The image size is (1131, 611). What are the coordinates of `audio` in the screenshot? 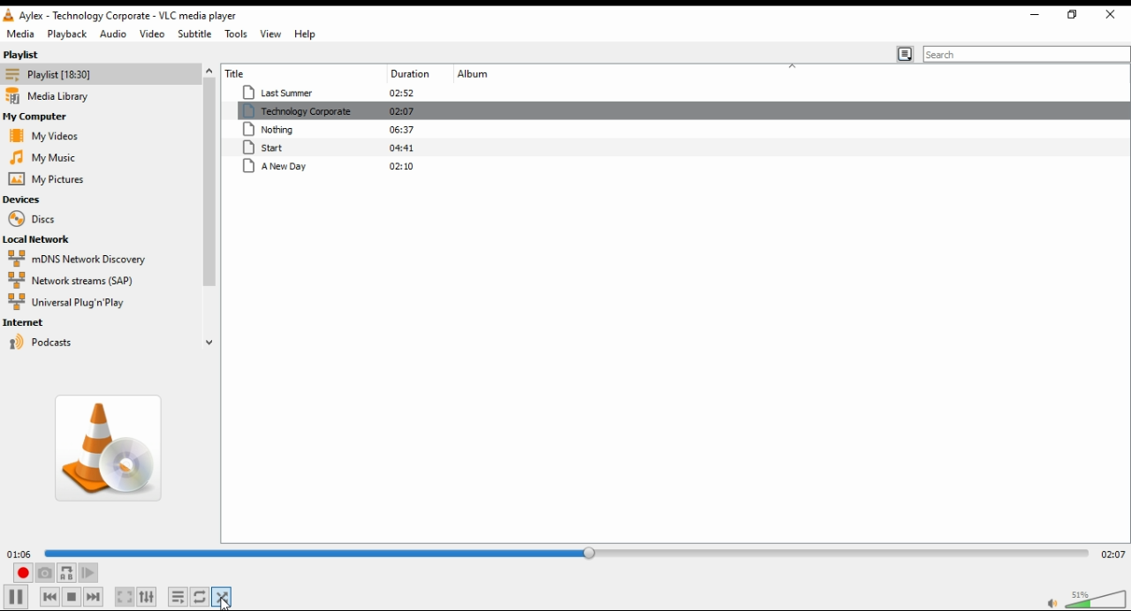 It's located at (112, 35).